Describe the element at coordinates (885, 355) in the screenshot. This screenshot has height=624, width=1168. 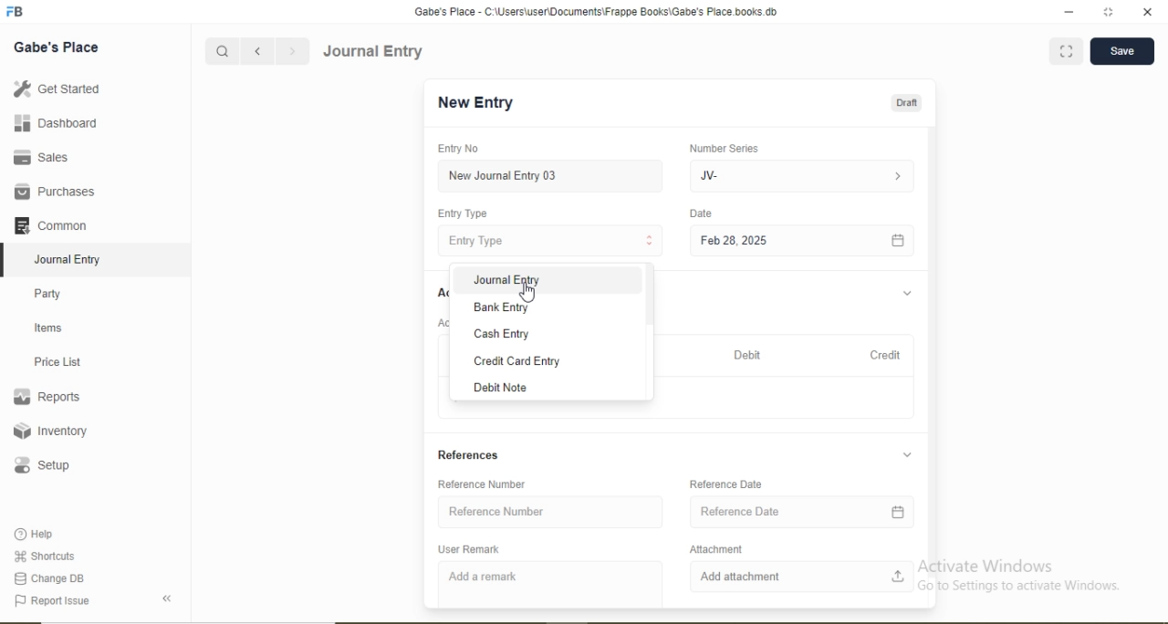
I see `Credit` at that location.